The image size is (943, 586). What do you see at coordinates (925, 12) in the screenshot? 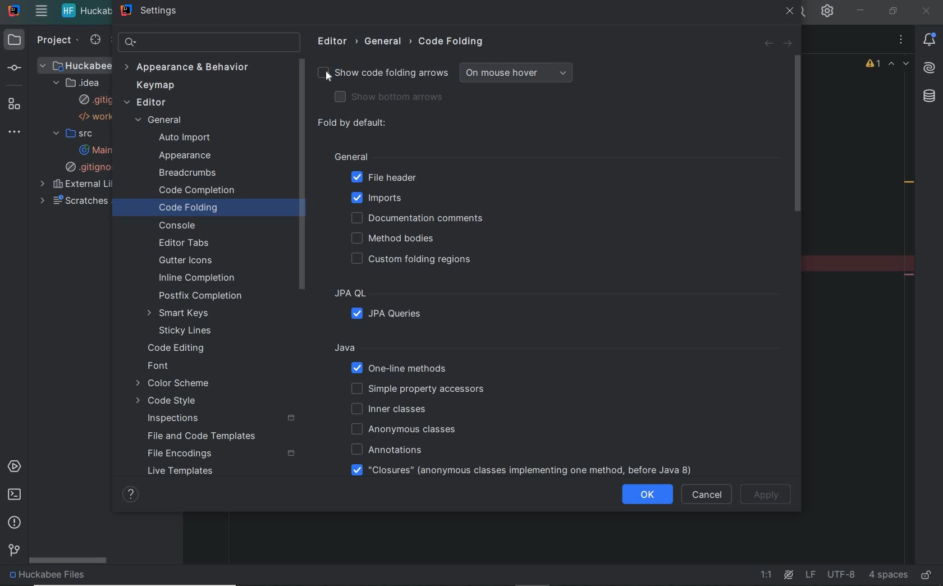
I see `close` at bounding box center [925, 12].